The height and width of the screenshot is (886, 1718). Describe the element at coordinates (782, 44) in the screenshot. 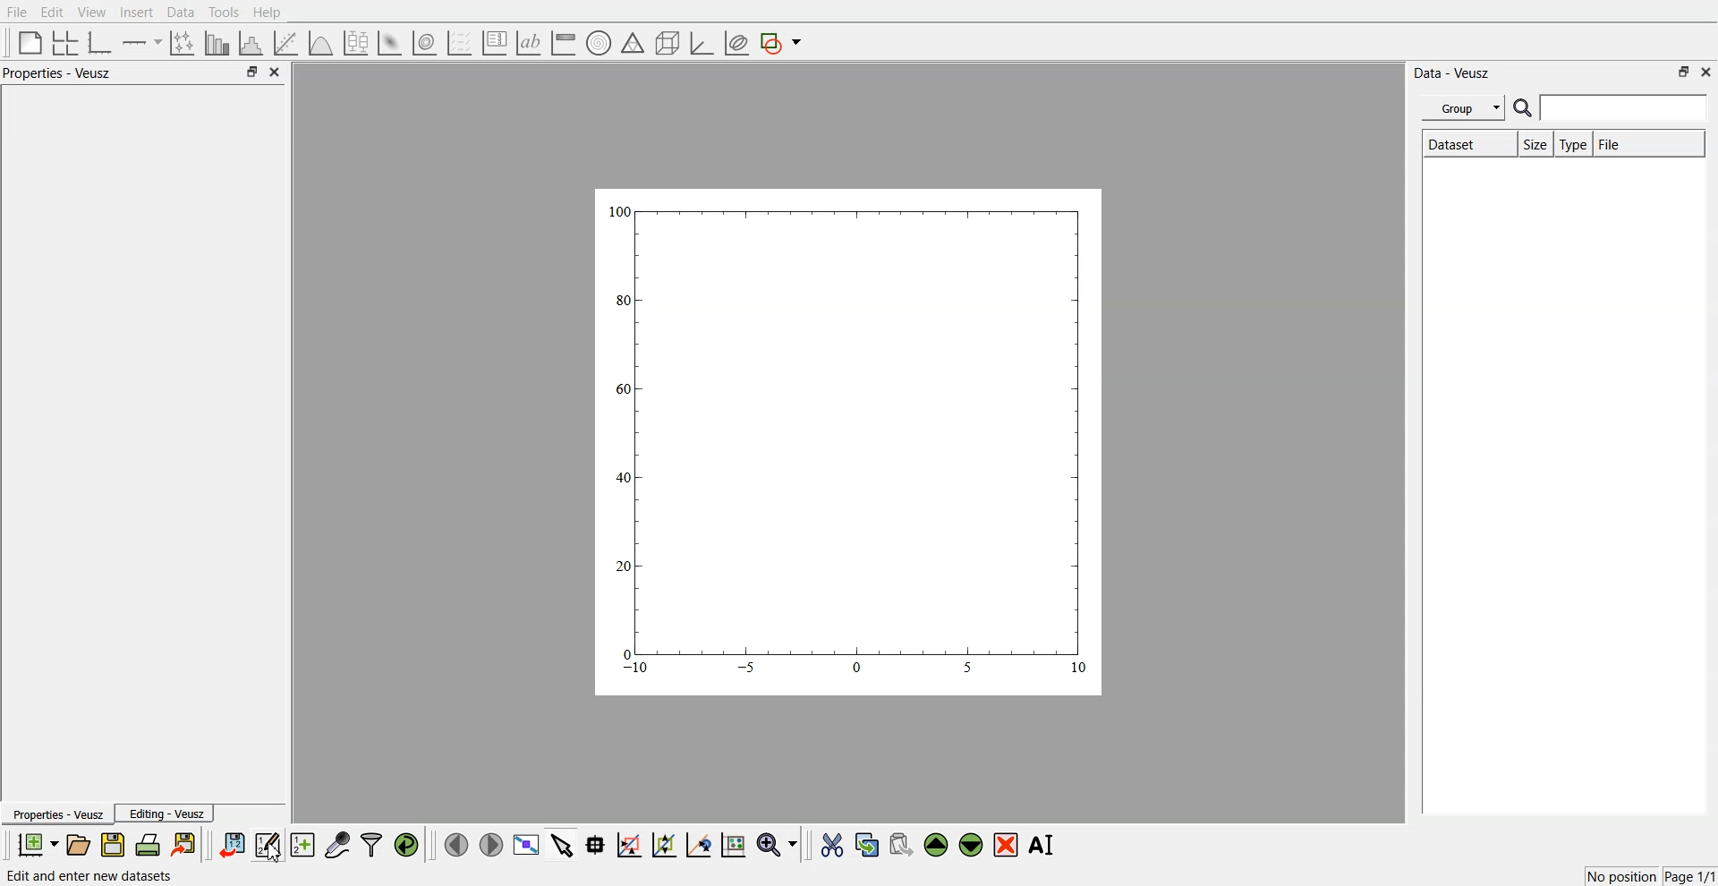

I see `add a shape` at that location.